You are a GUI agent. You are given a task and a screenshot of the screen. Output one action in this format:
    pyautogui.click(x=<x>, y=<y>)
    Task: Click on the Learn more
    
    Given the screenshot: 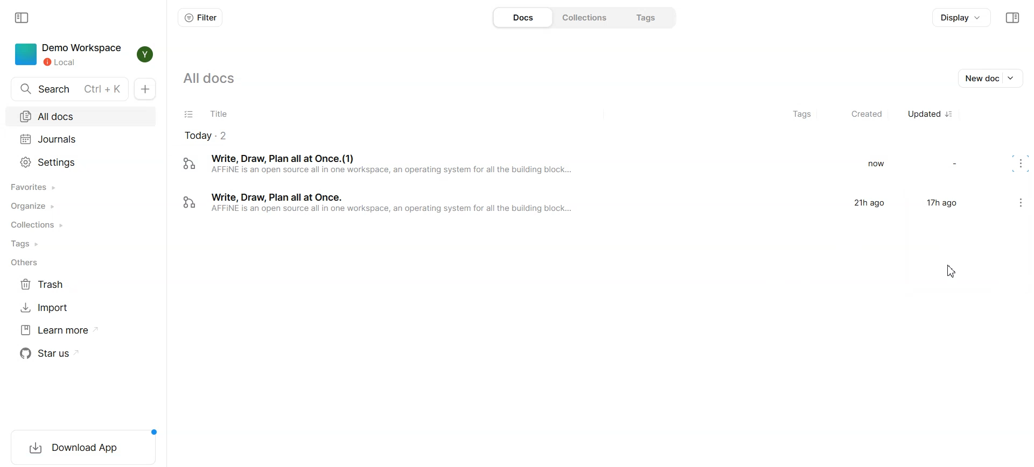 What is the action you would take?
    pyautogui.click(x=82, y=330)
    